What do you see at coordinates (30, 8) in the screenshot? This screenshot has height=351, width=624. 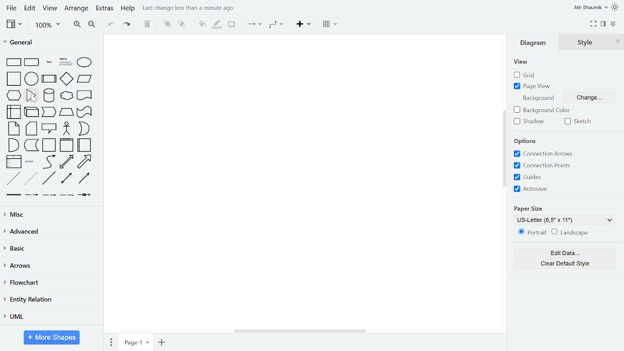 I see `edit` at bounding box center [30, 8].